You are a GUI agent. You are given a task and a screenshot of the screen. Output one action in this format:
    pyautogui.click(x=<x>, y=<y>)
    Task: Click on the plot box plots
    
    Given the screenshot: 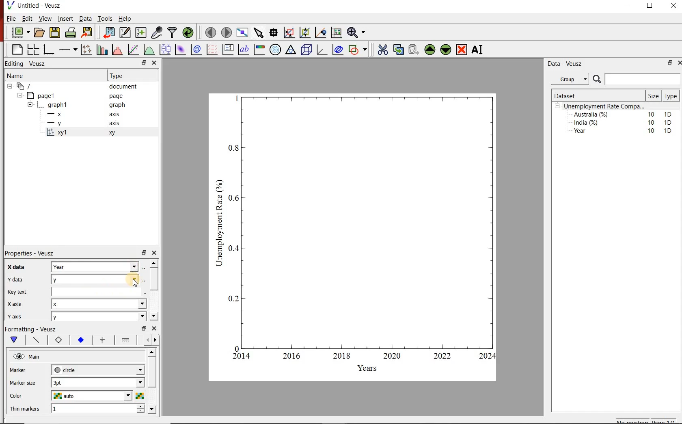 What is the action you would take?
    pyautogui.click(x=165, y=49)
    